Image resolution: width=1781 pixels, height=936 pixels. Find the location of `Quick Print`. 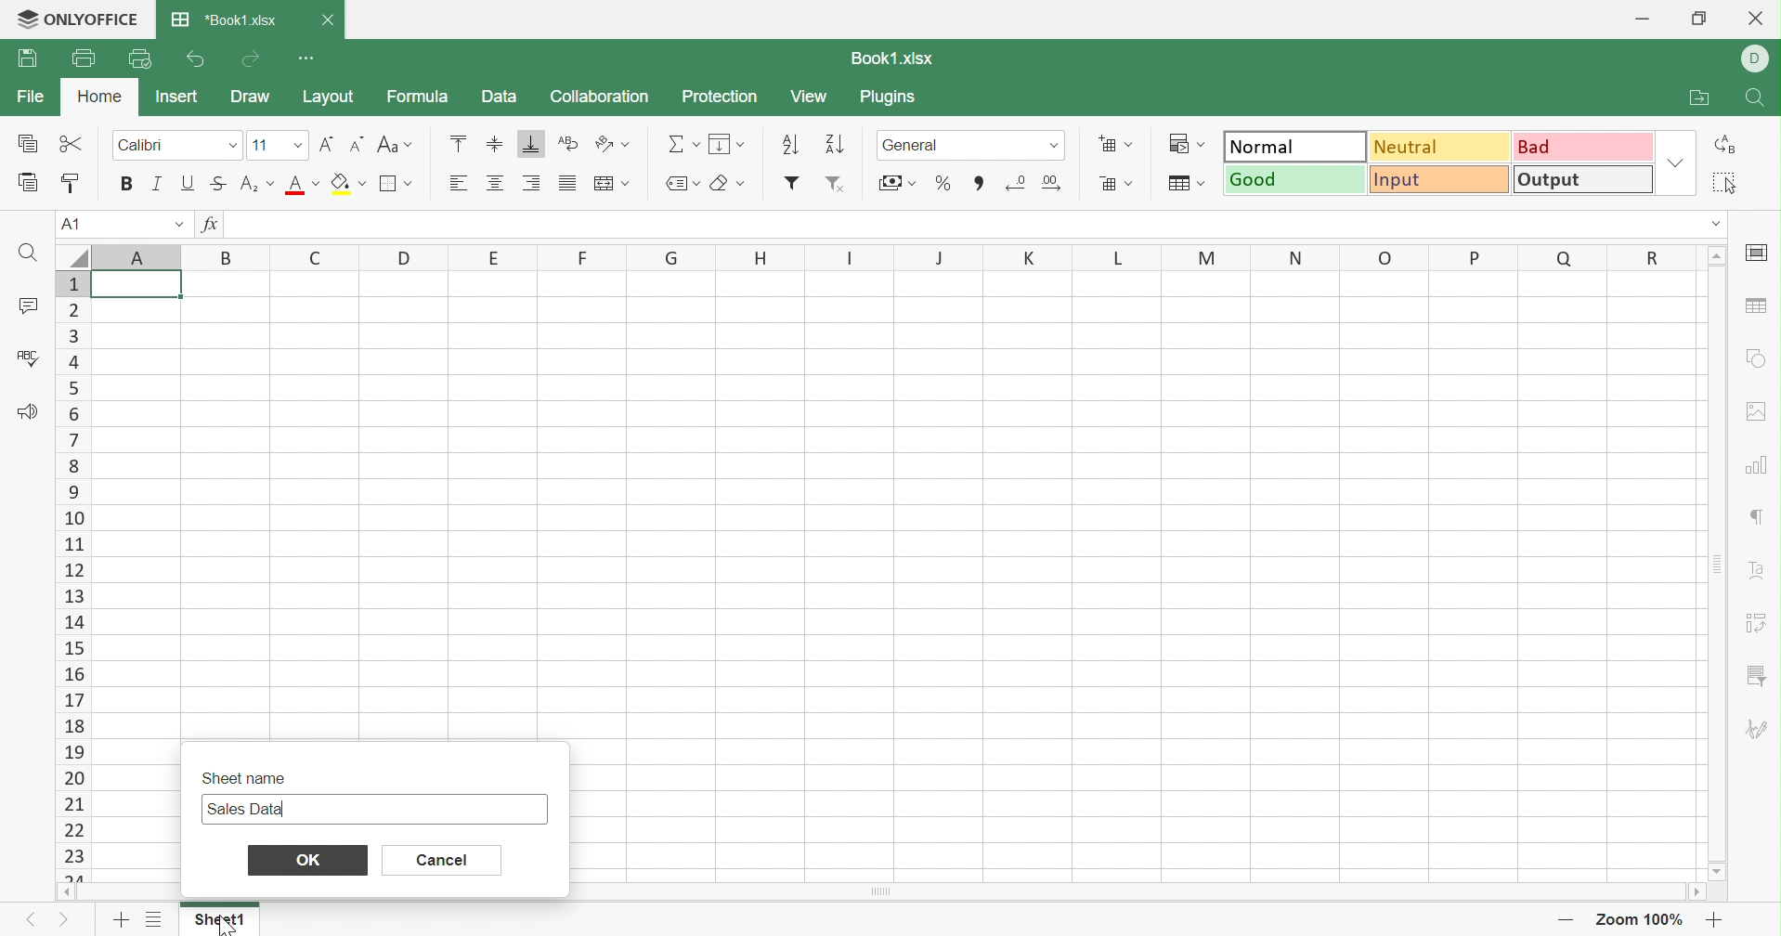

Quick Print is located at coordinates (139, 61).